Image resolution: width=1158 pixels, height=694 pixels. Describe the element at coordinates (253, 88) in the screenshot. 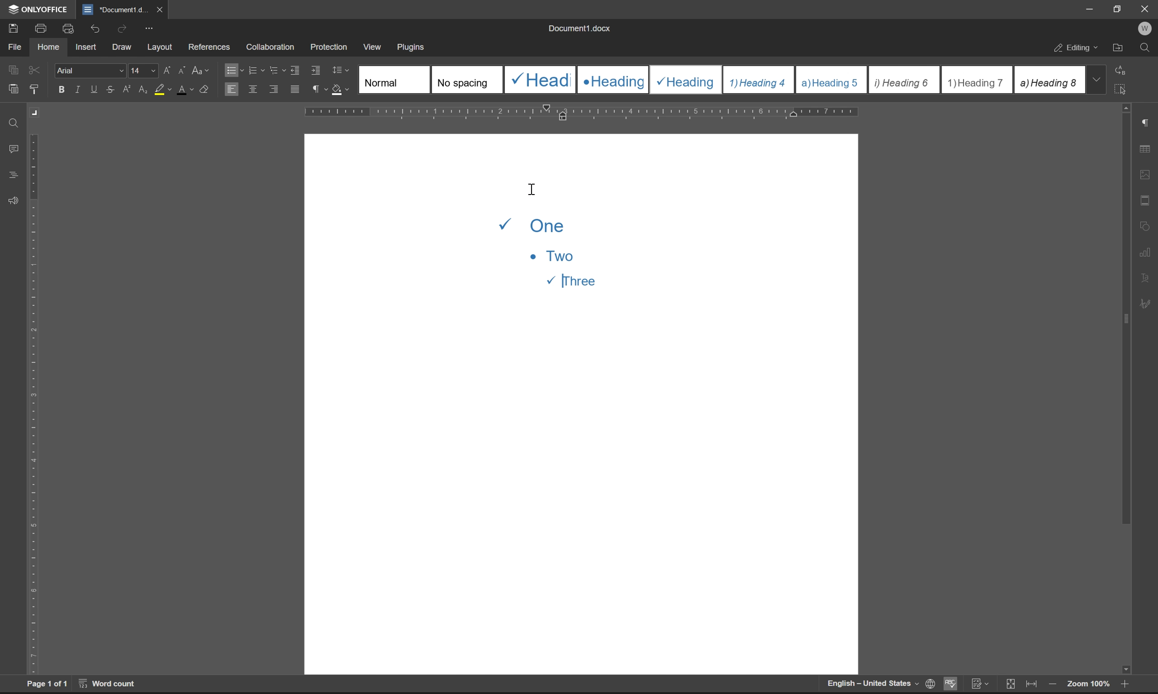

I see `align center` at that location.